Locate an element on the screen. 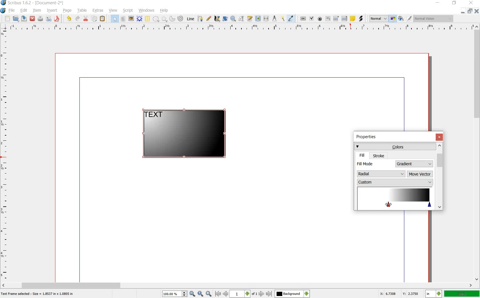 Image resolution: width=480 pixels, height=298 pixels. text annotation is located at coordinates (353, 19).